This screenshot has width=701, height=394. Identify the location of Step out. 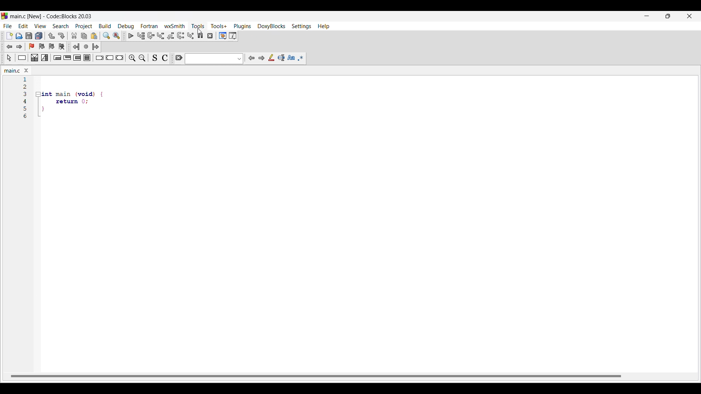
(171, 36).